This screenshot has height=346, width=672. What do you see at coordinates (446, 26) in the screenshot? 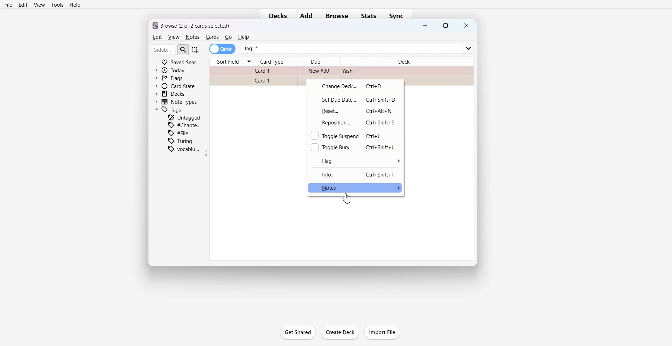
I see `Maximize` at bounding box center [446, 26].